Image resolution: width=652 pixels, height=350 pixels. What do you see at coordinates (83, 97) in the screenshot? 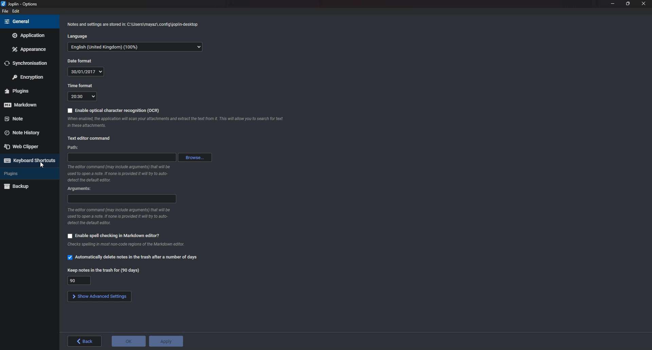
I see `Time format` at bounding box center [83, 97].